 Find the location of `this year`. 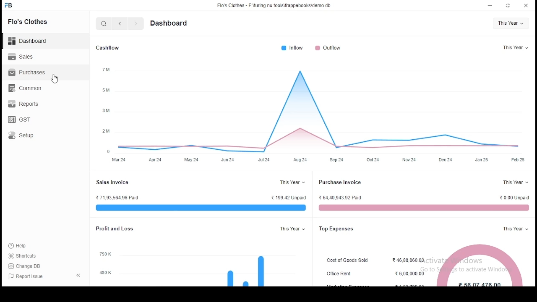

this year is located at coordinates (515, 182).